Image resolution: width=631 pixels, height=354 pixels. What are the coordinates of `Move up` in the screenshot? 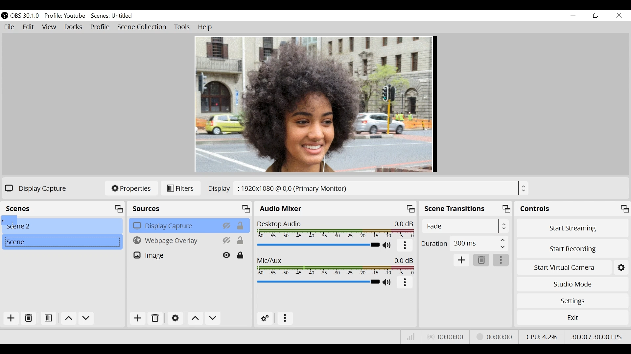 It's located at (68, 319).